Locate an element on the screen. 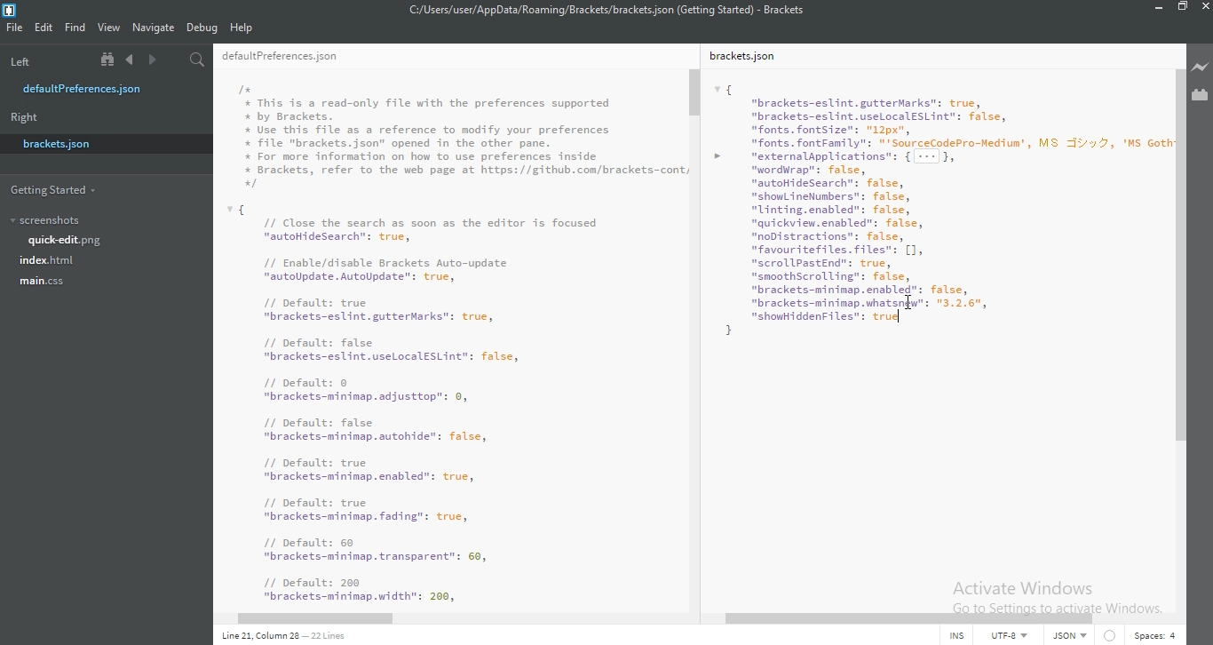  Activate Windows
Go to Settings to activate Windows. is located at coordinates (1055, 591).